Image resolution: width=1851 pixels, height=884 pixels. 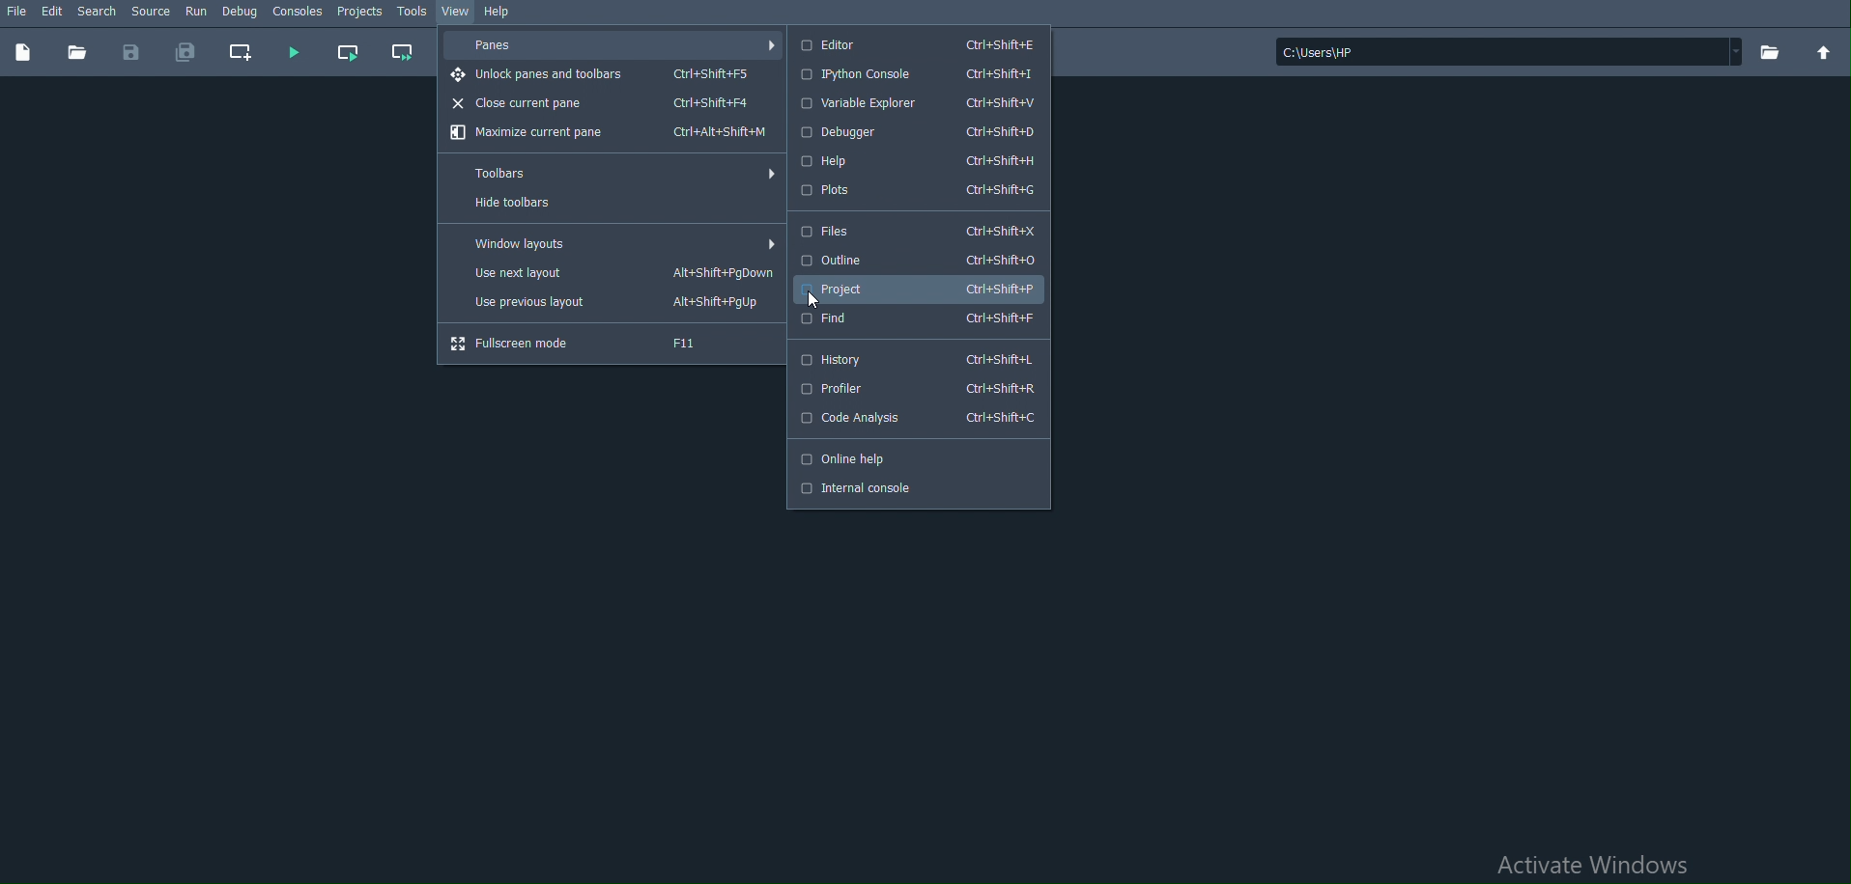 What do you see at coordinates (1508, 52) in the screenshot?
I see `File location` at bounding box center [1508, 52].